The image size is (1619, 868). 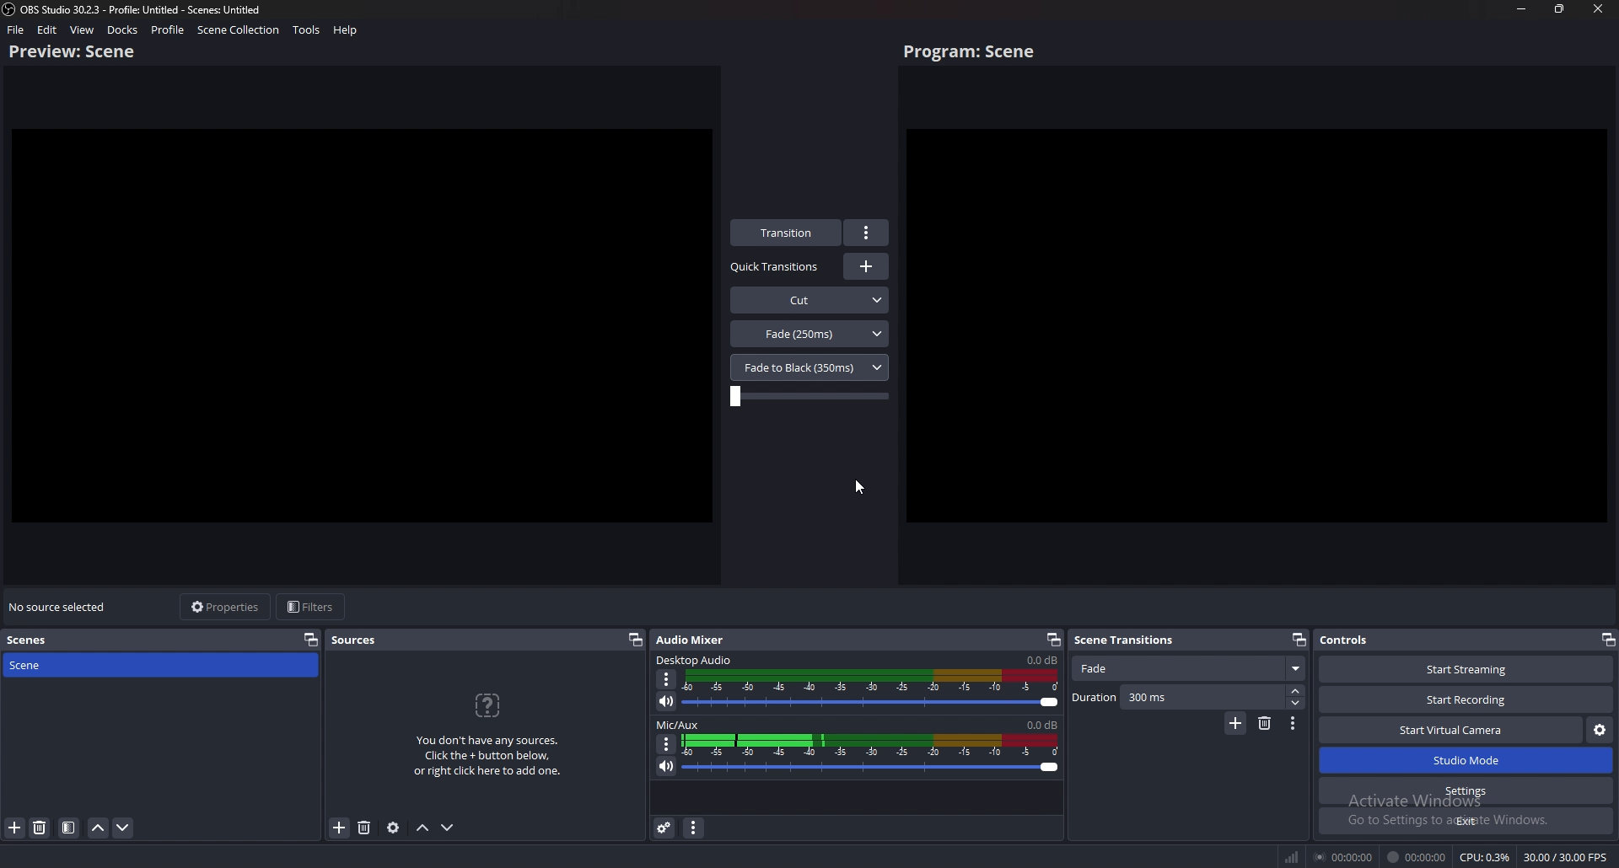 I want to click on Desktop audio, so click(x=1041, y=660).